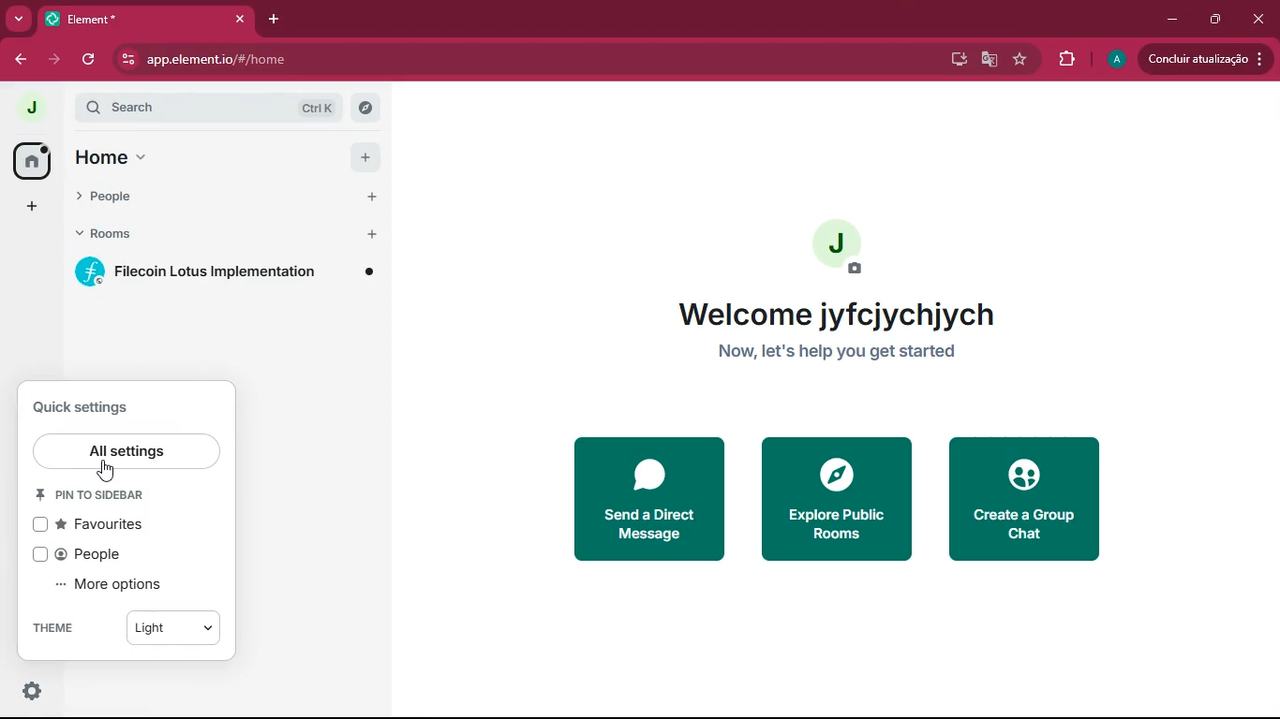  What do you see at coordinates (195, 107) in the screenshot?
I see `search ctrl + k` at bounding box center [195, 107].